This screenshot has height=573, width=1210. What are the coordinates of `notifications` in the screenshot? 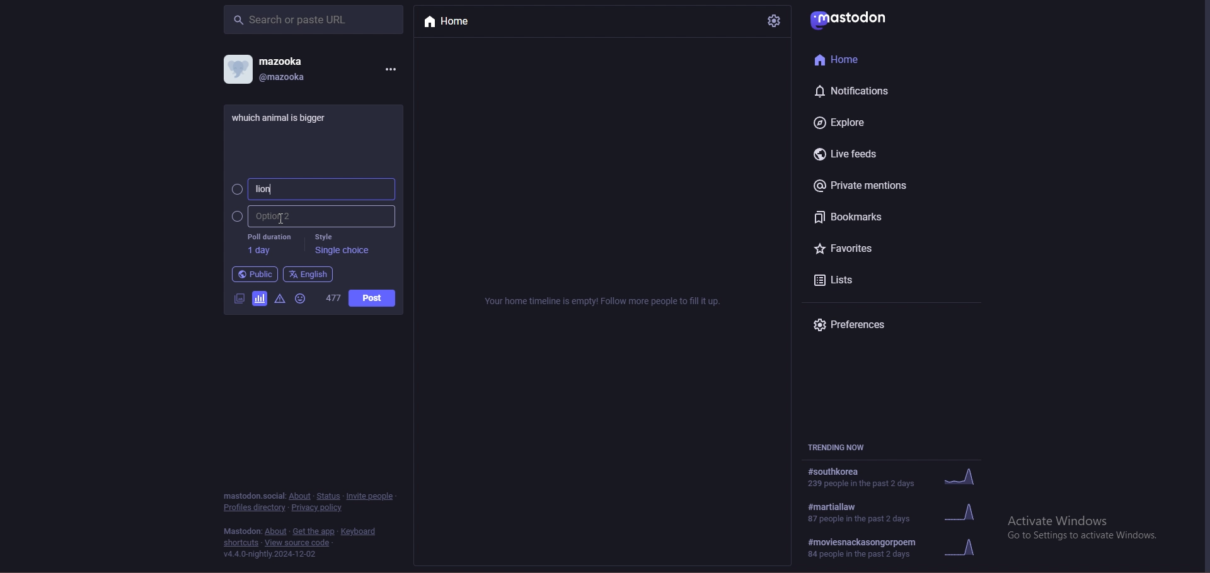 It's located at (858, 91).